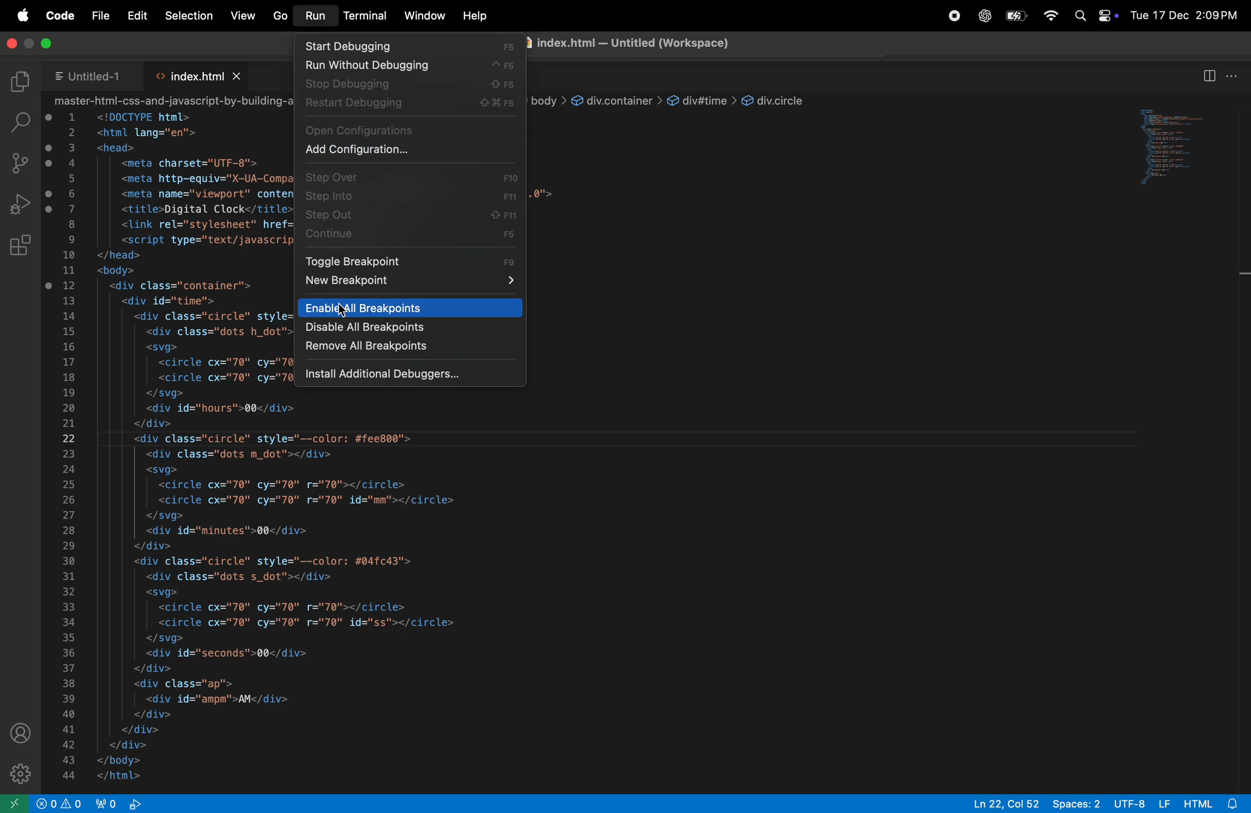 This screenshot has width=1251, height=813. What do you see at coordinates (1049, 15) in the screenshot?
I see `wifi` at bounding box center [1049, 15].